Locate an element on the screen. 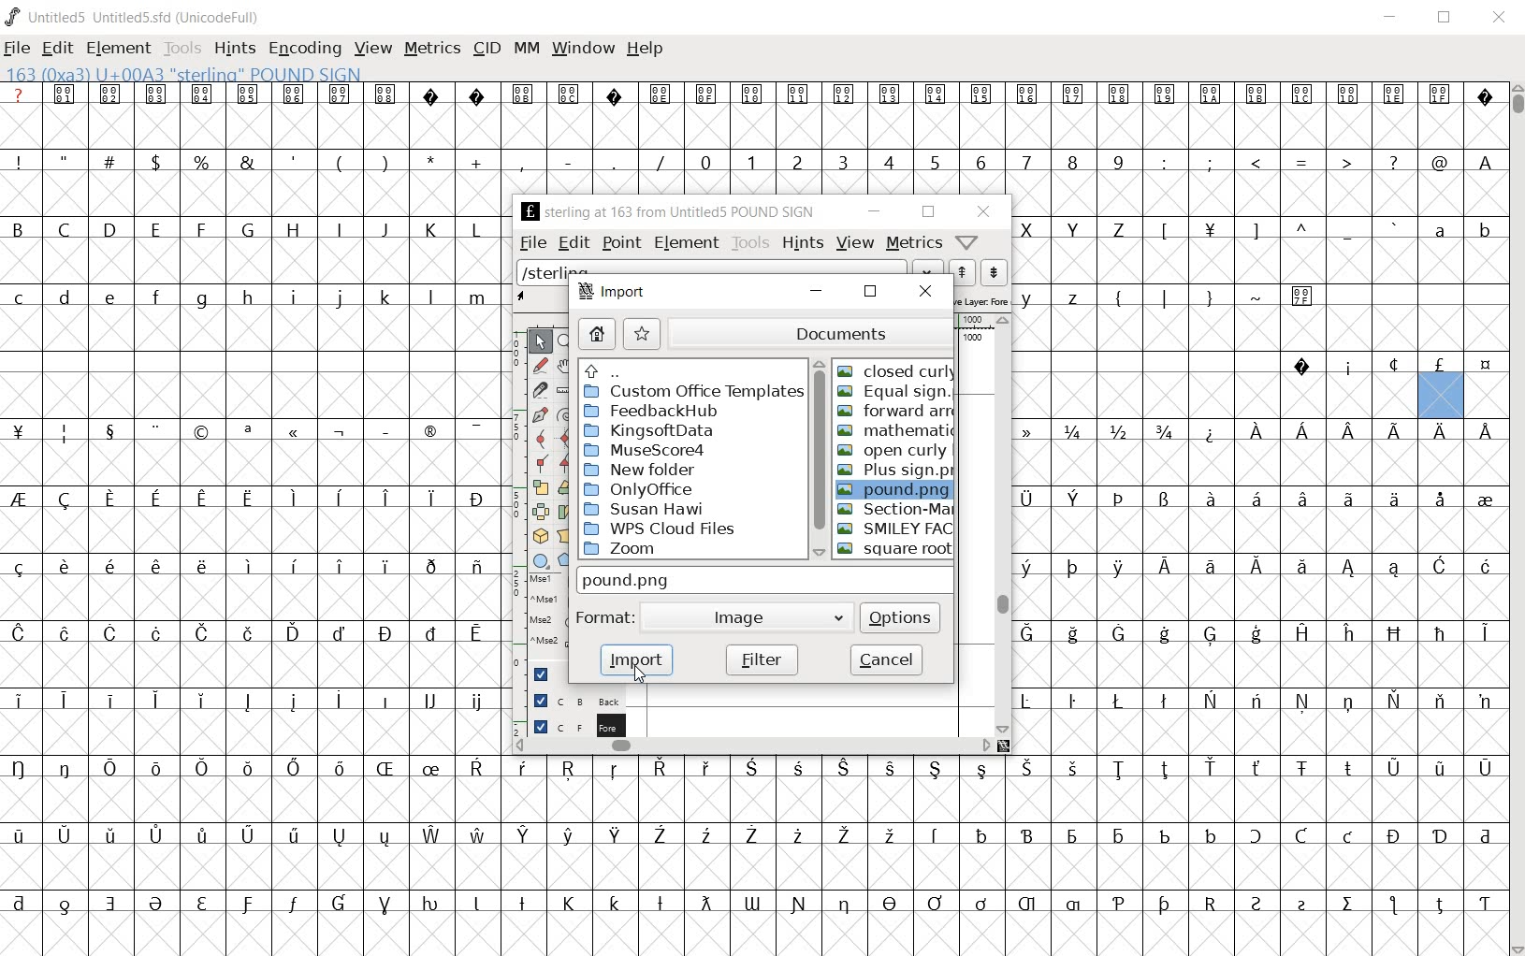  Symbol is located at coordinates (1033, 633).